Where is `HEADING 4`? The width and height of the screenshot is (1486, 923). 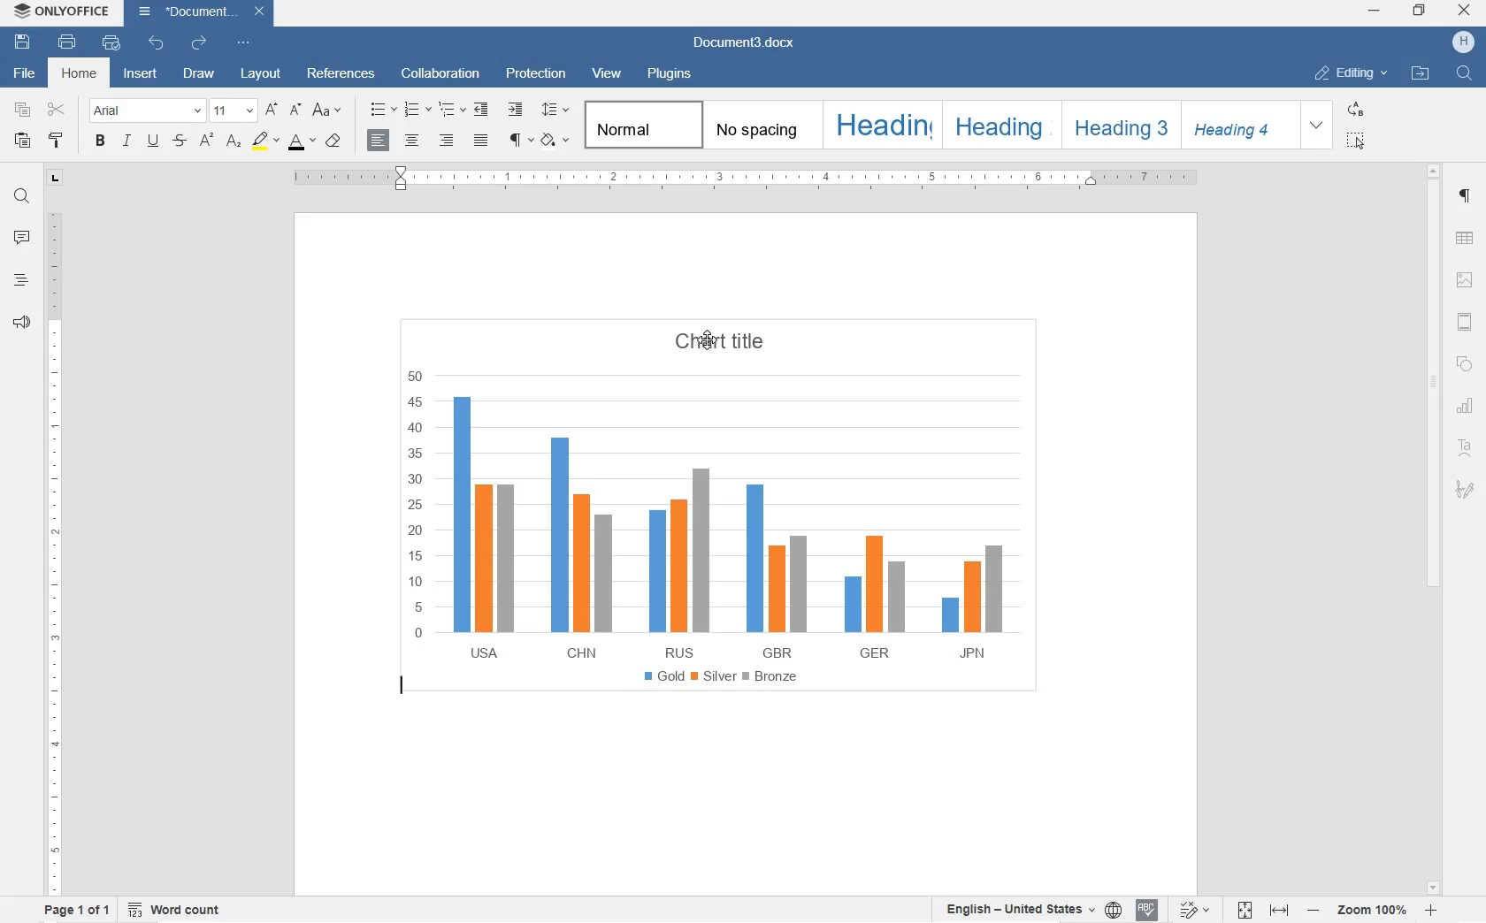 HEADING 4 is located at coordinates (1235, 125).